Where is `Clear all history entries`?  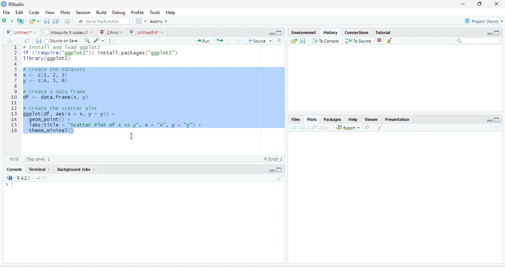
Clear all history entries is located at coordinates (390, 40).